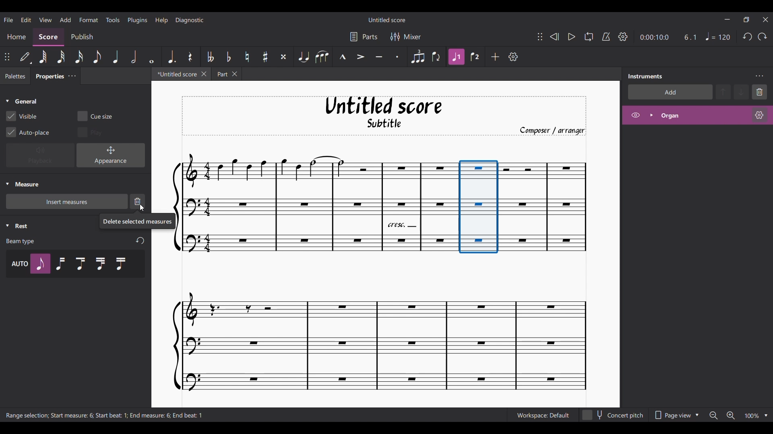 This screenshot has width=773, height=434. What do you see at coordinates (137, 221) in the screenshot?
I see `Description of current selection by cursor` at bounding box center [137, 221].